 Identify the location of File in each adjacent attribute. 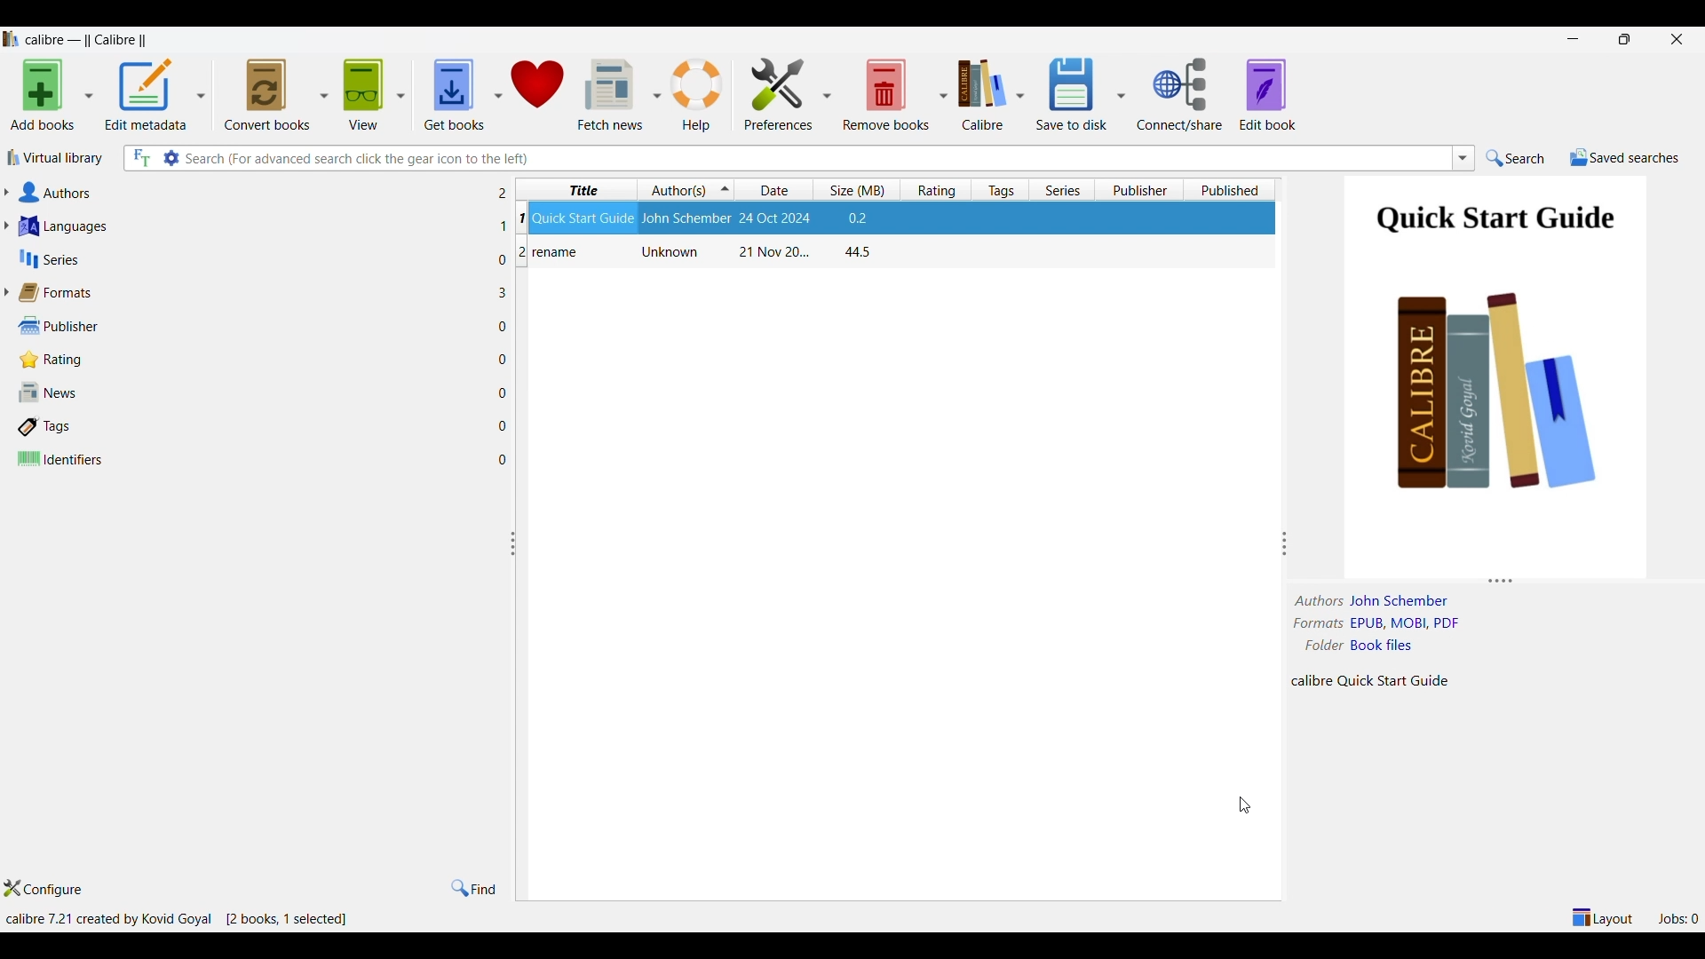
(500, 327).